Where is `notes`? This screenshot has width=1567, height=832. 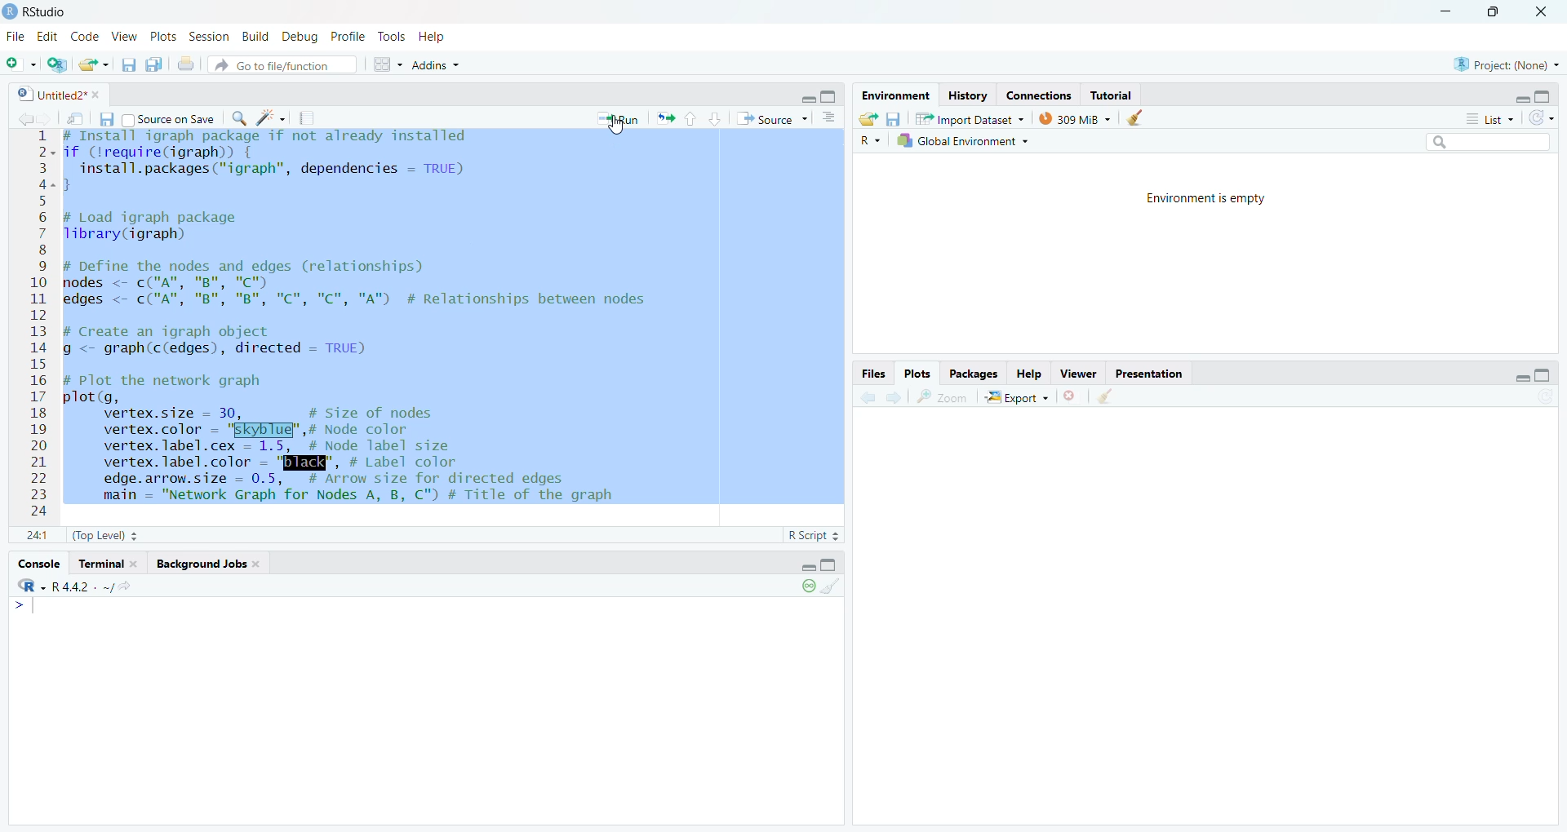
notes is located at coordinates (309, 117).